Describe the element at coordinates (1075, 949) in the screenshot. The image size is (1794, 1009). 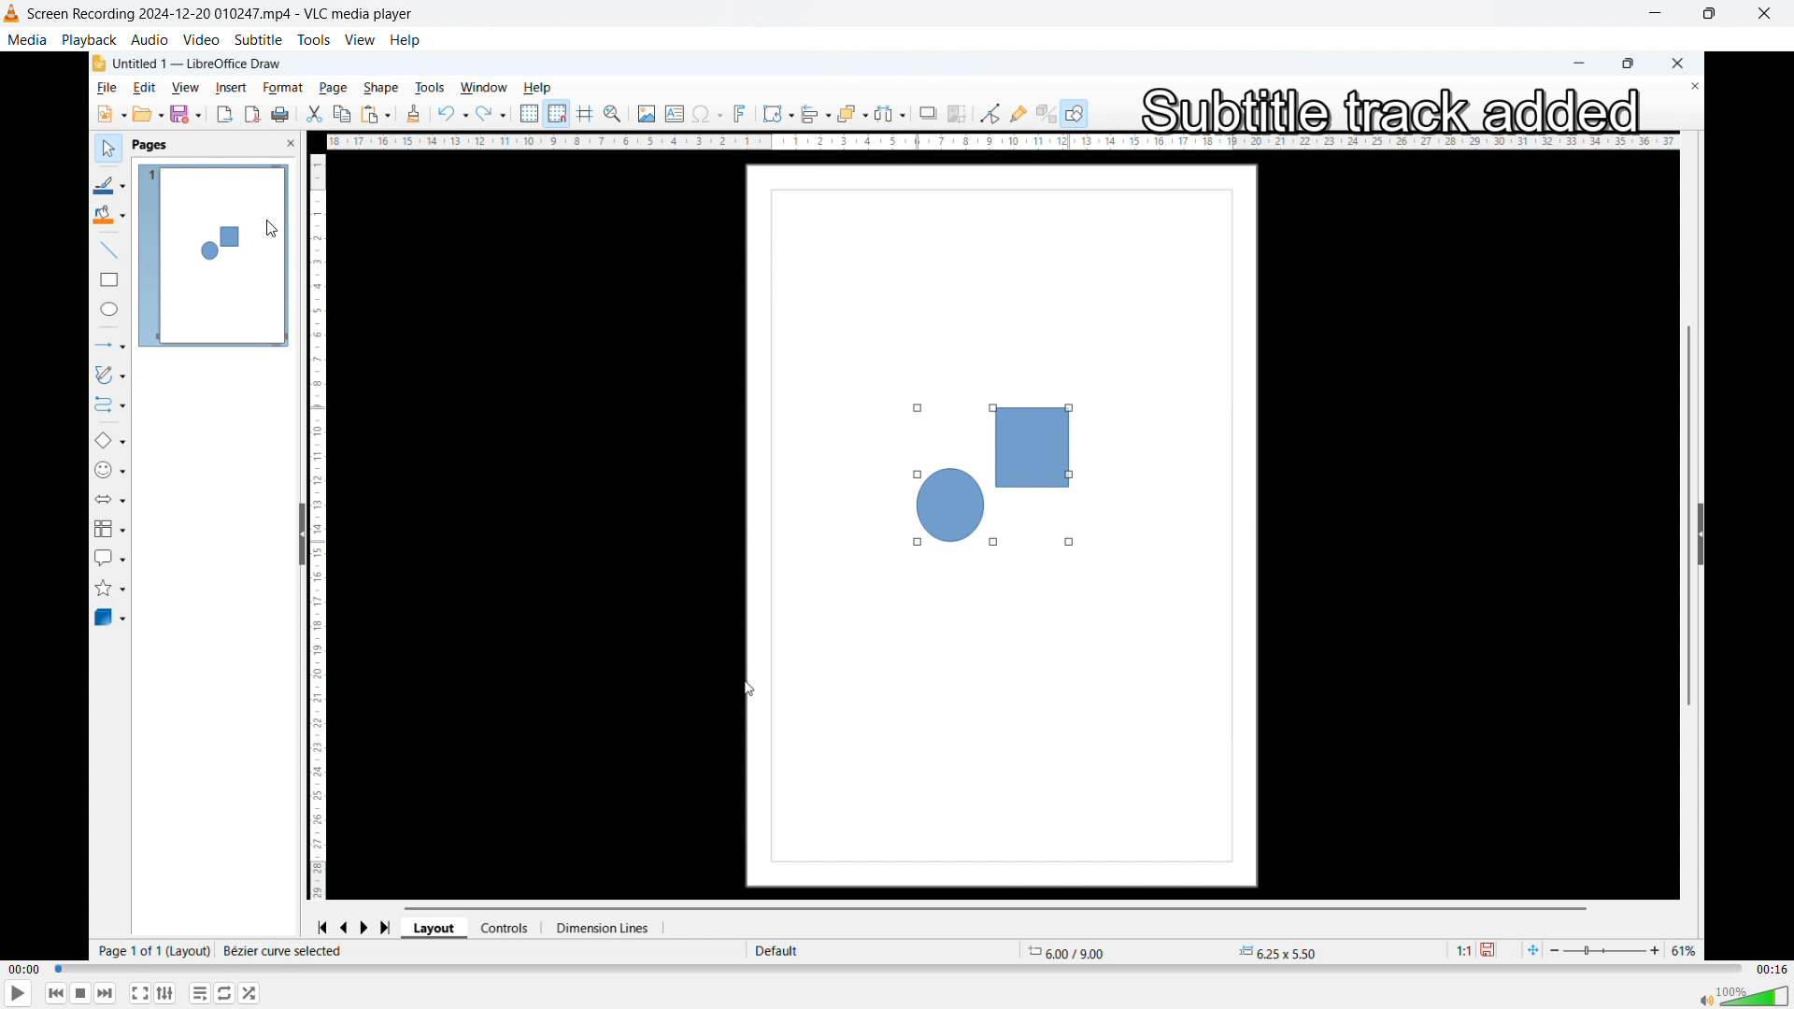
I see `cursor position-6.00/9.00` at that location.